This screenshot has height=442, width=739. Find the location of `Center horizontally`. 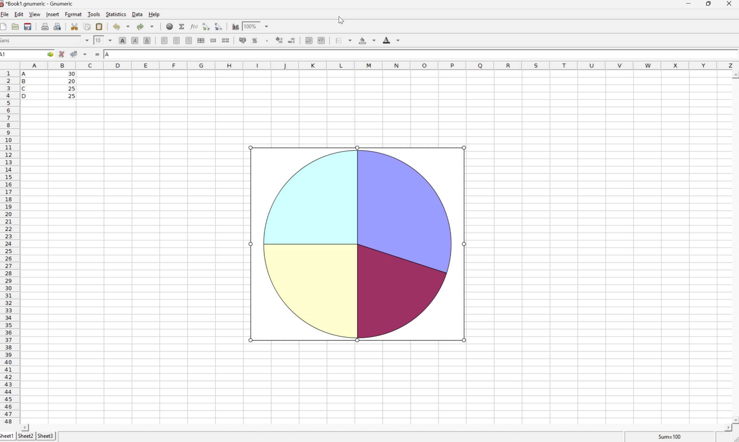

Center horizontally is located at coordinates (177, 41).